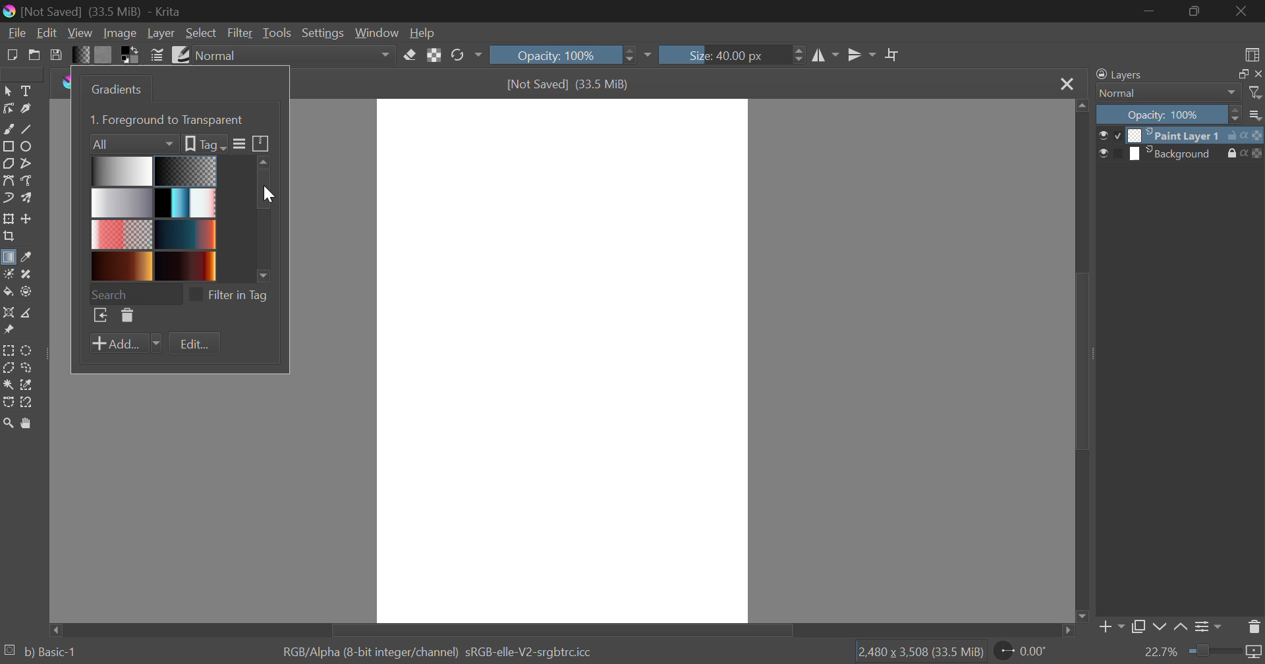 This screenshot has height=664, width=1265. Describe the element at coordinates (8, 384) in the screenshot. I see `Continuous Selection` at that location.